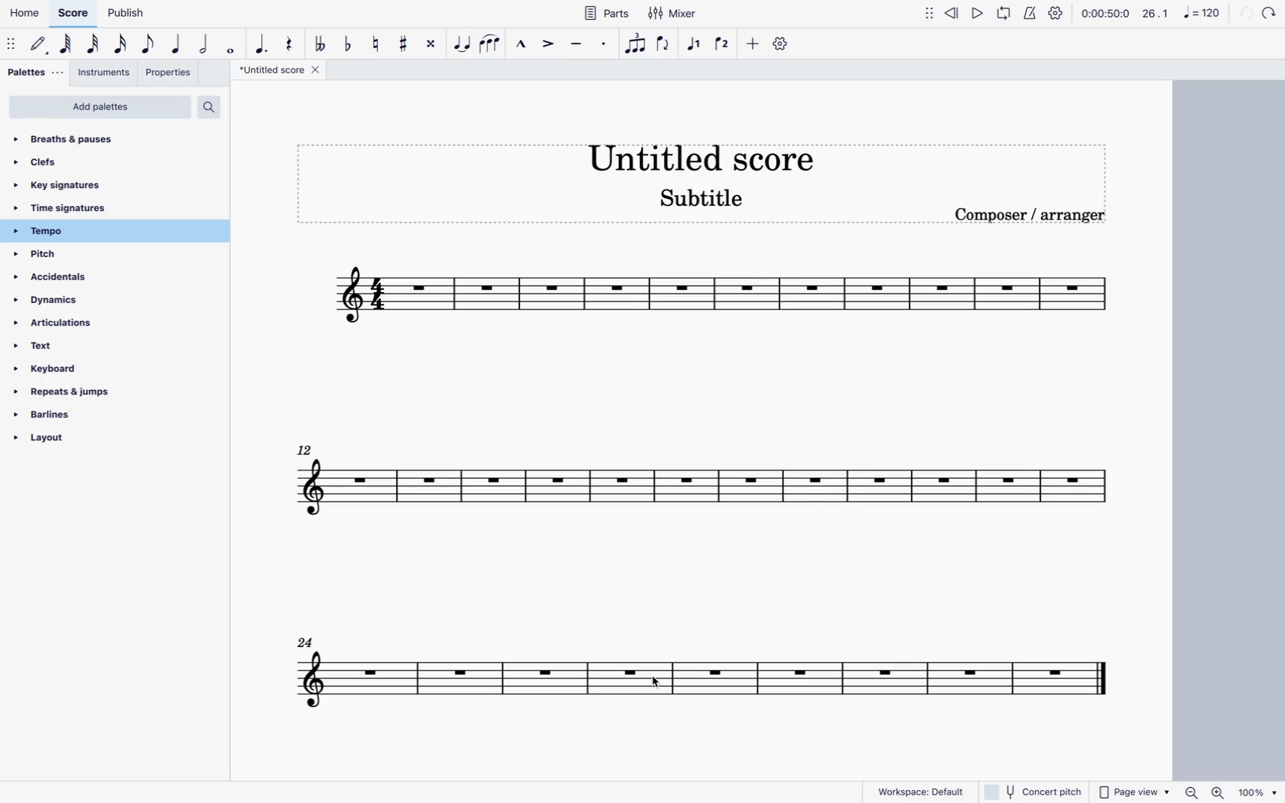  What do you see at coordinates (320, 44) in the screenshot?
I see `double toggle flat` at bounding box center [320, 44].